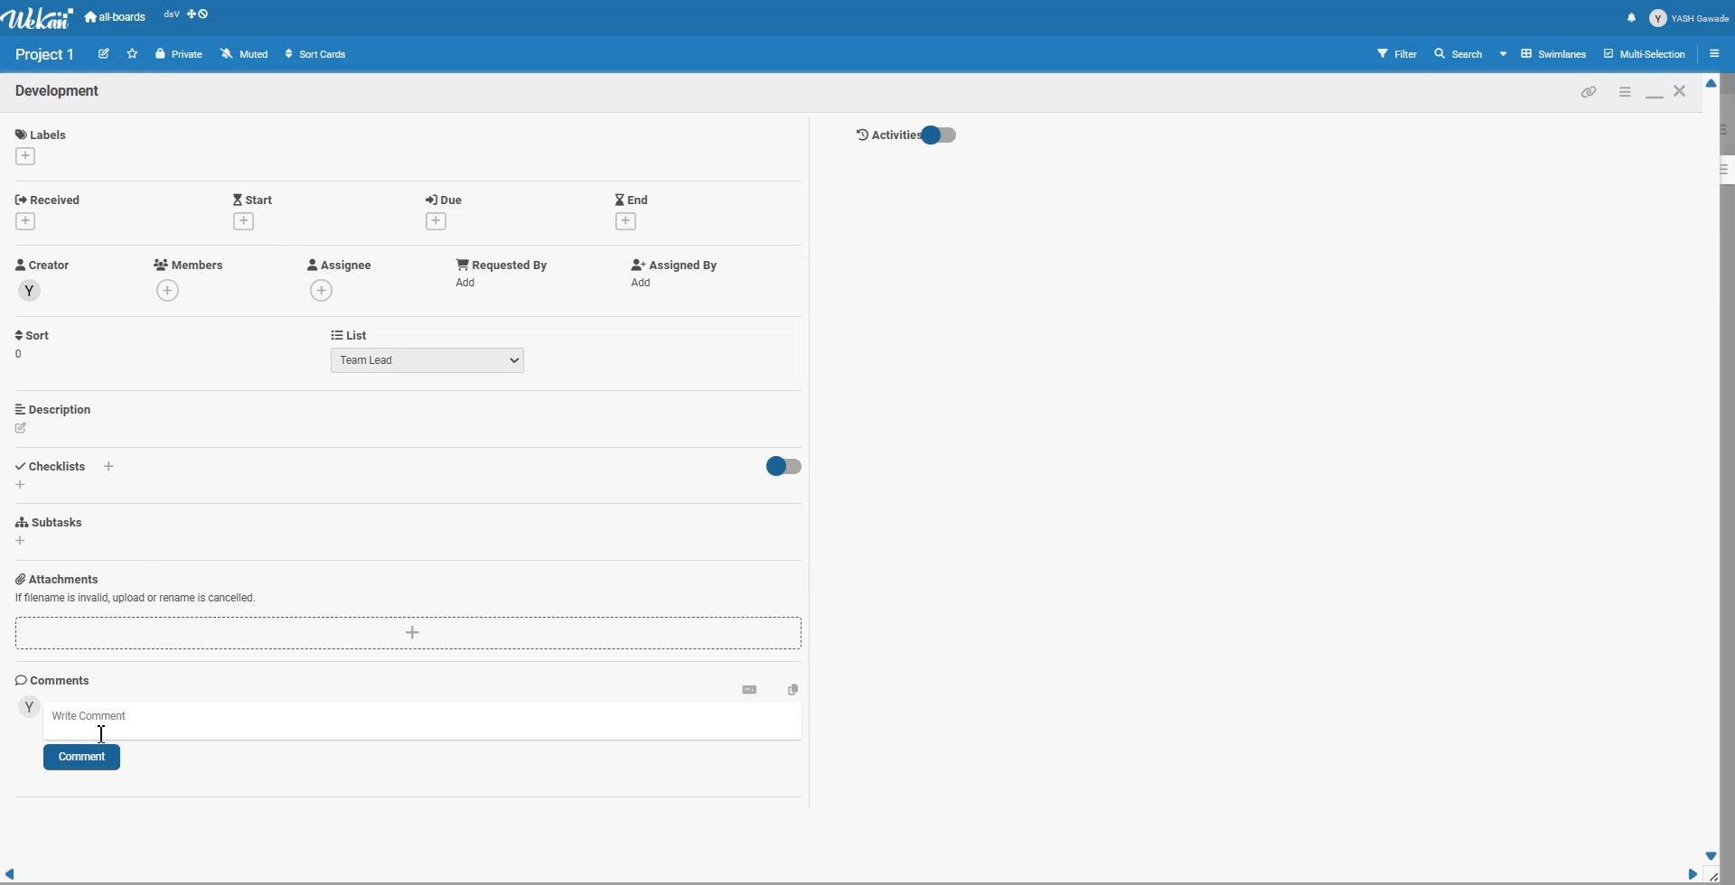 Image resolution: width=1735 pixels, height=885 pixels. What do you see at coordinates (111, 467) in the screenshot?
I see `add` at bounding box center [111, 467].